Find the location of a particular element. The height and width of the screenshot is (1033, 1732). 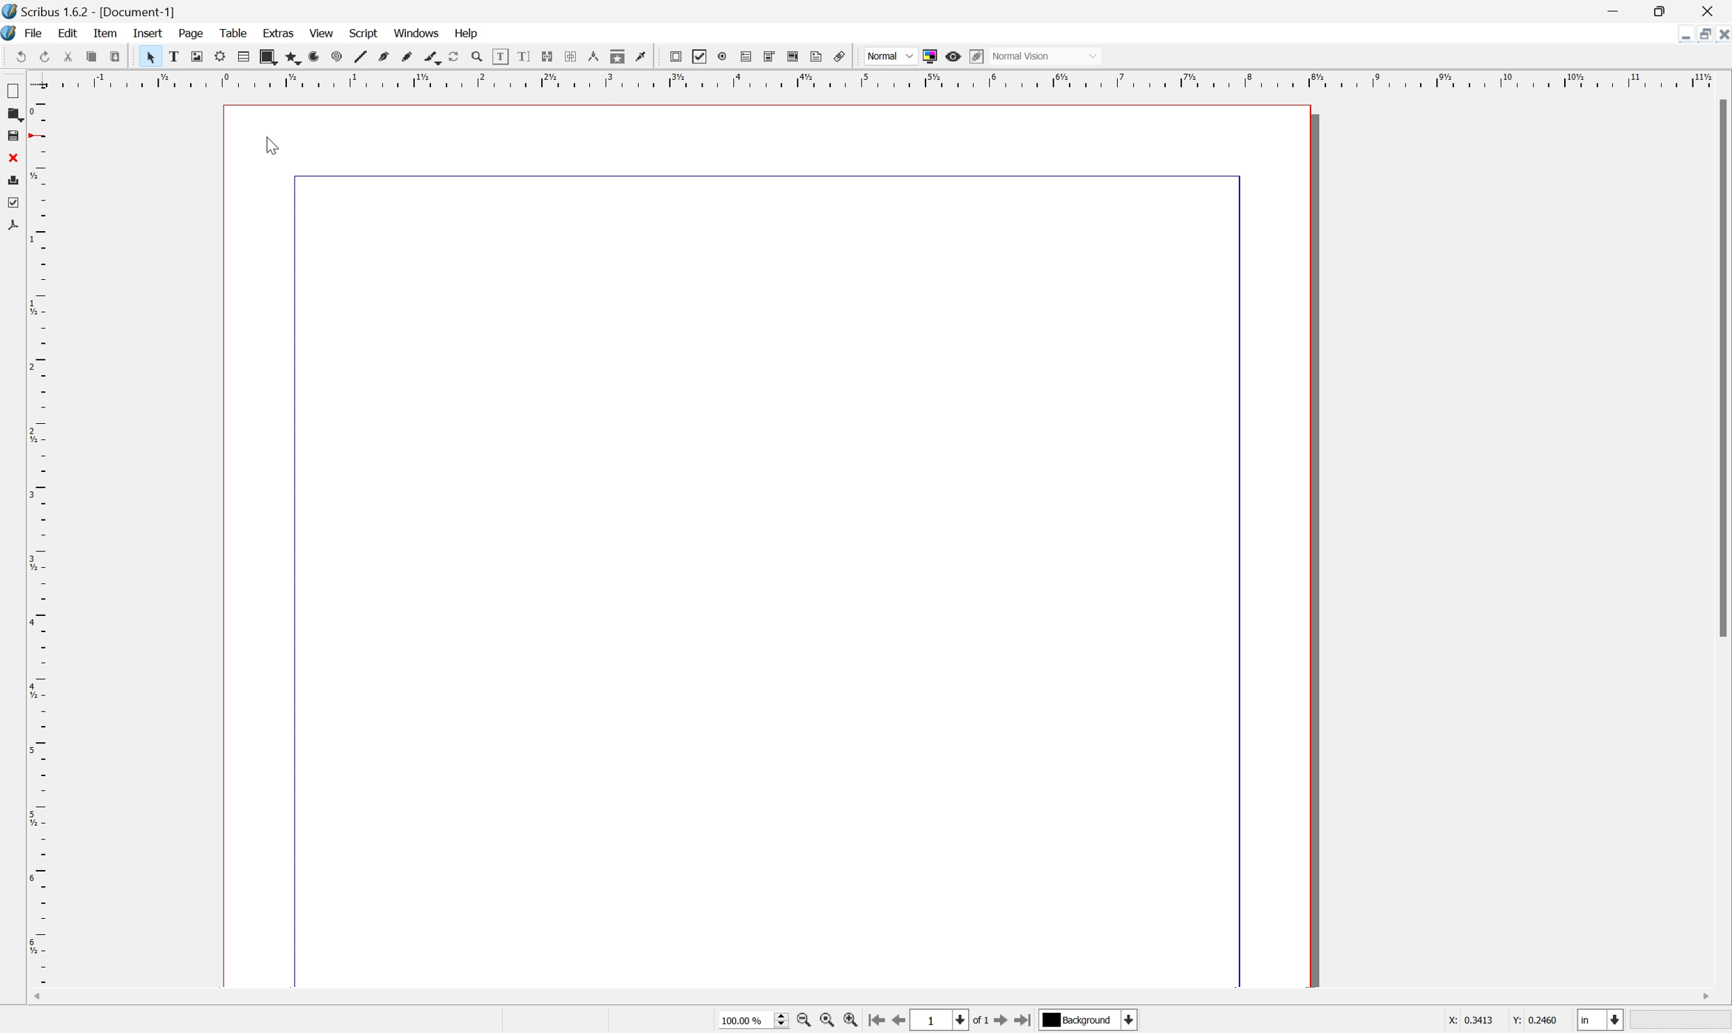

eye dropper is located at coordinates (818, 57).